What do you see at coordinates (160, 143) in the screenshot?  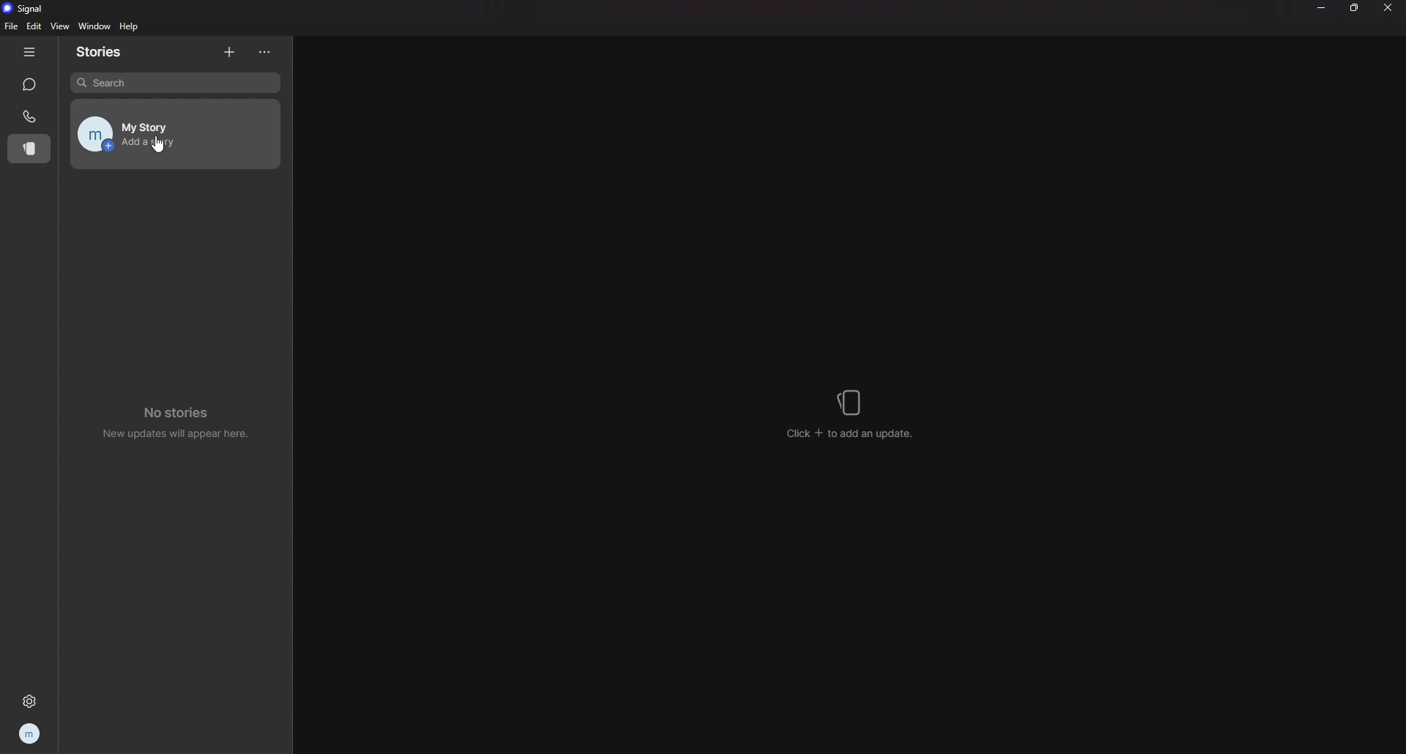 I see `cursor` at bounding box center [160, 143].